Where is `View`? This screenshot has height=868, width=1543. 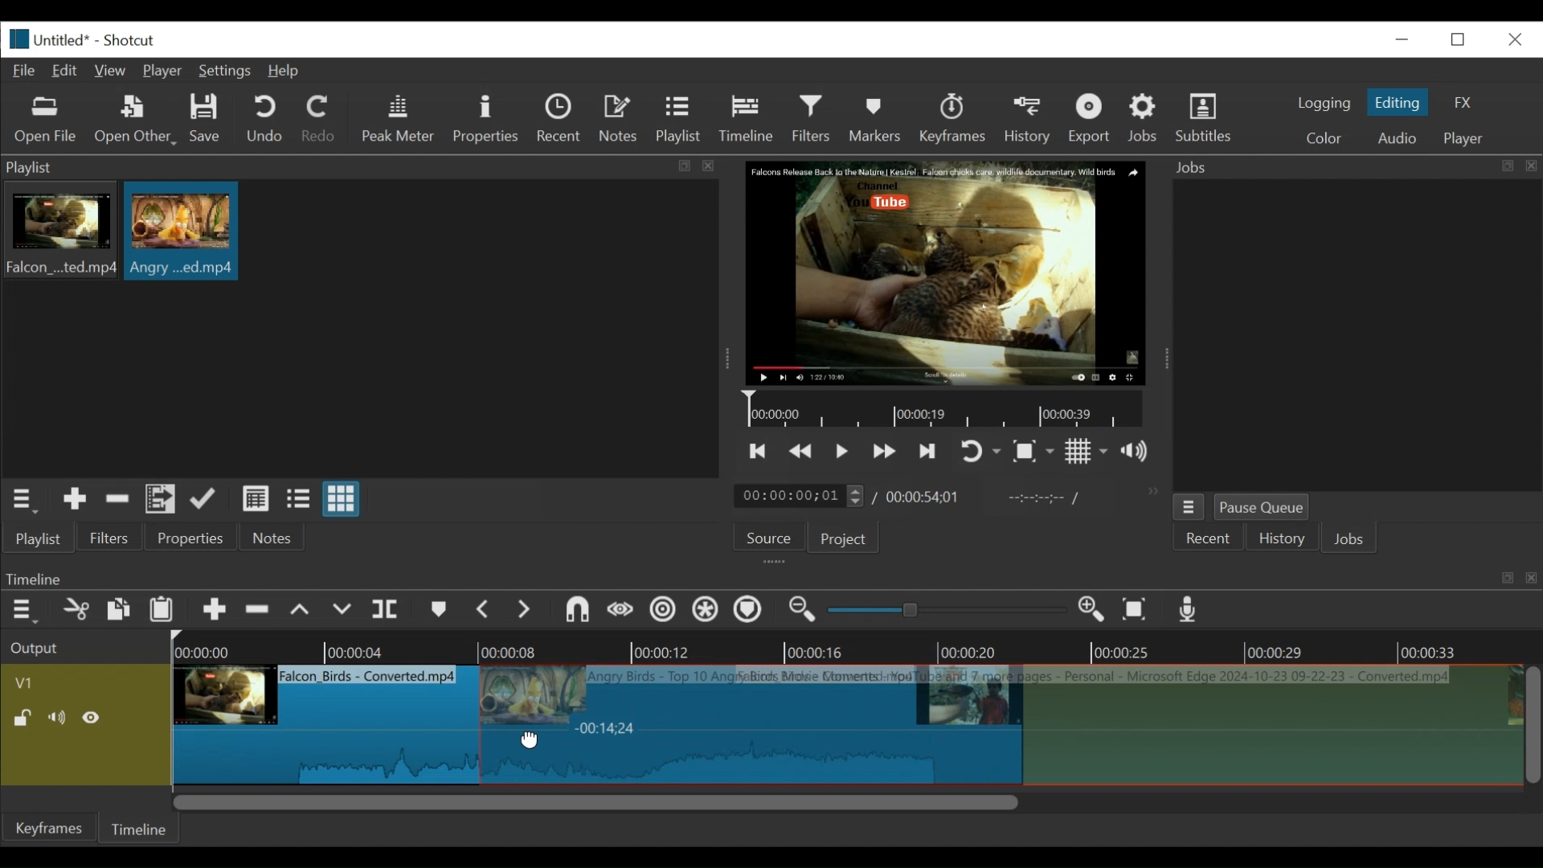
View is located at coordinates (112, 71).